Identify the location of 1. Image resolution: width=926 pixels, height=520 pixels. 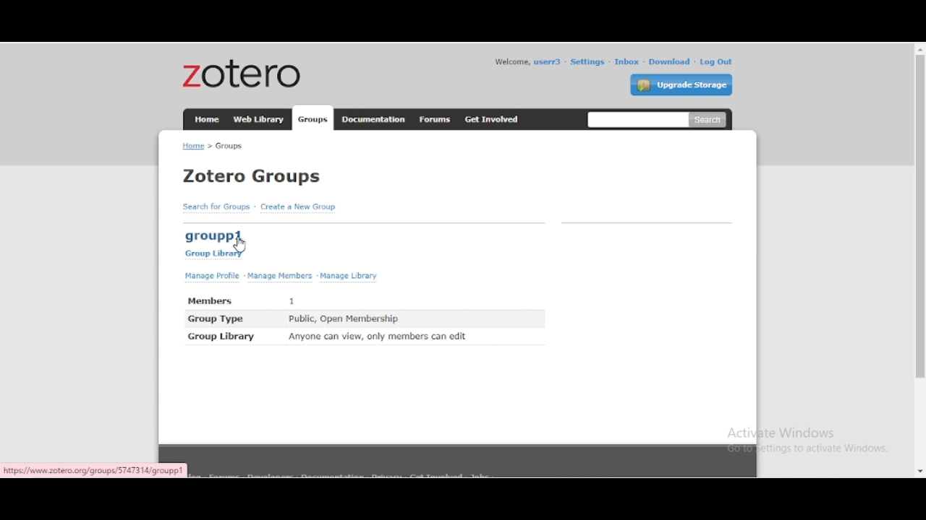
(292, 301).